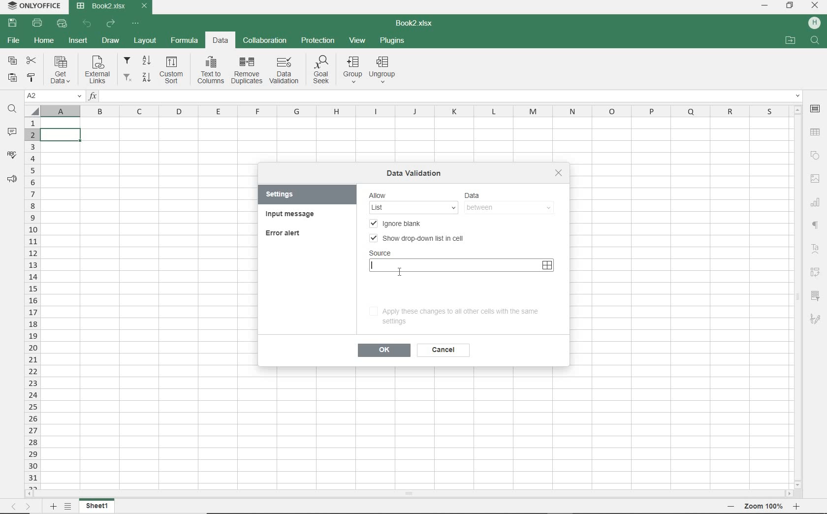 Image resolution: width=827 pixels, height=514 pixels. I want to click on input message, so click(290, 214).